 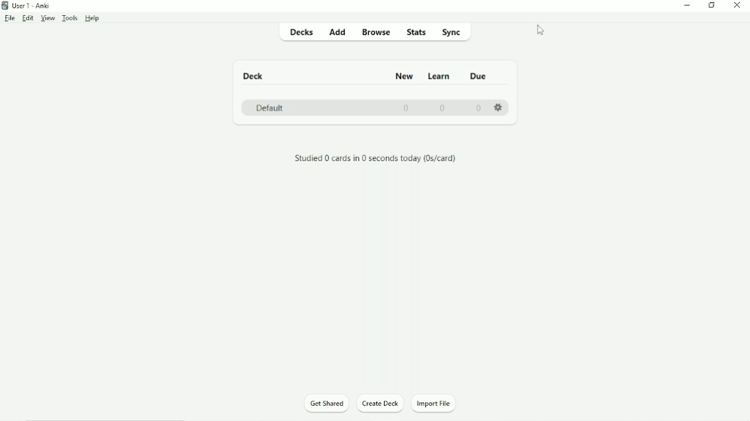 I want to click on 0, so click(x=405, y=108).